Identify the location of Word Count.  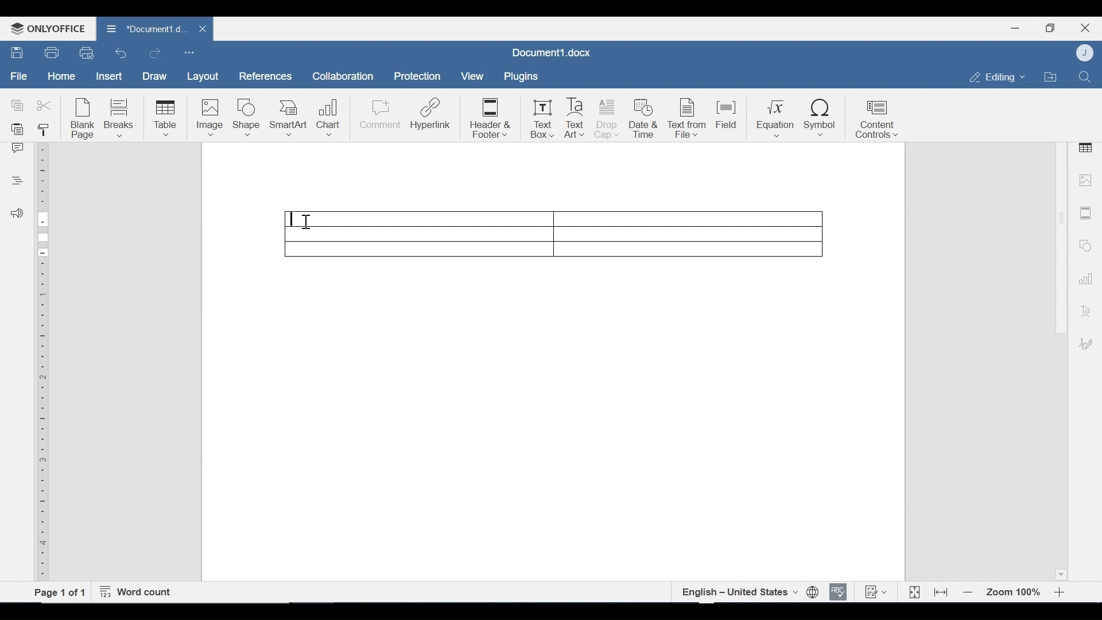
(138, 592).